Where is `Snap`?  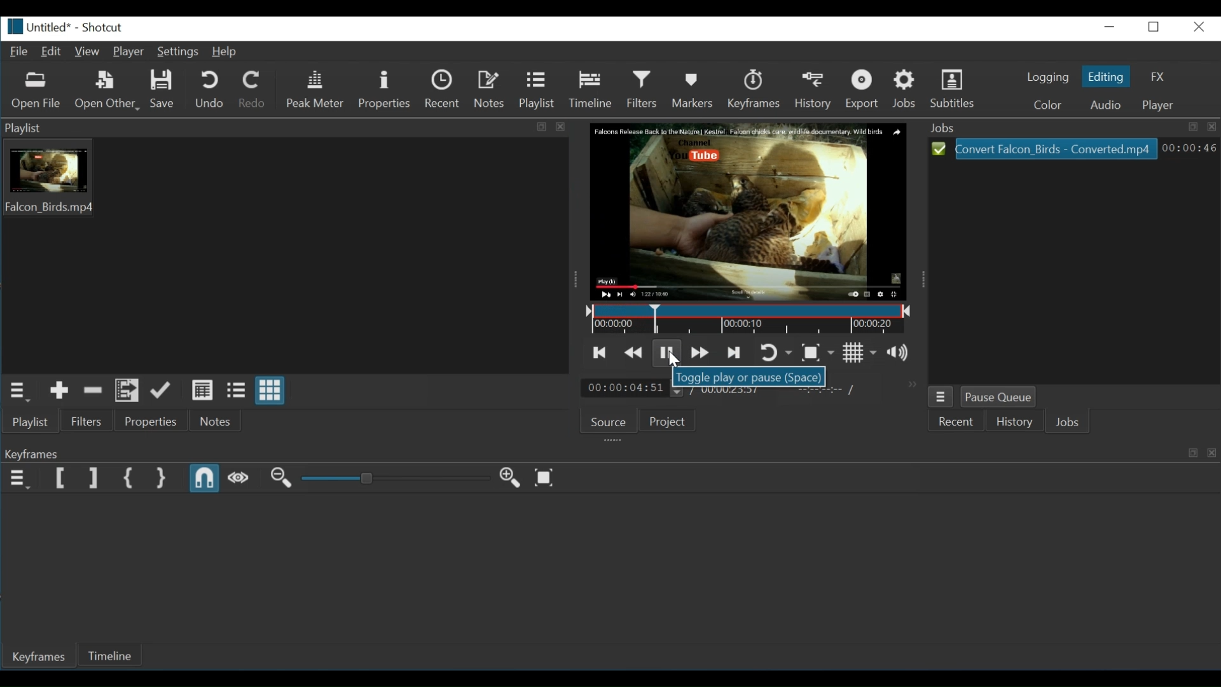 Snap is located at coordinates (204, 479).